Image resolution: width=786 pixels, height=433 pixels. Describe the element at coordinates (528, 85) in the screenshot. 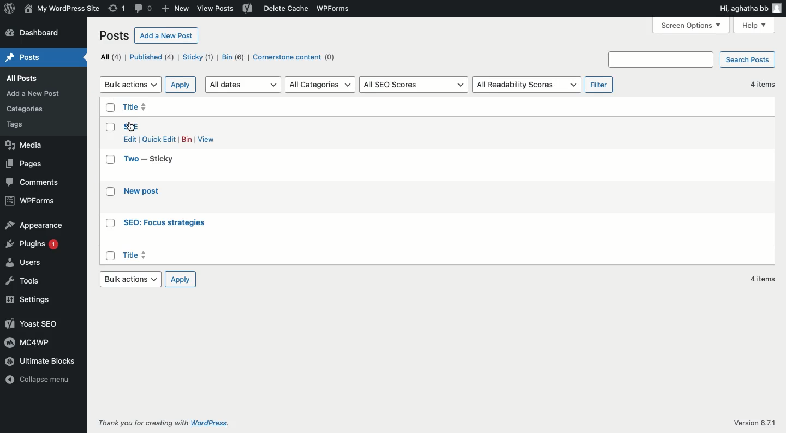

I see `All readability scores` at that location.